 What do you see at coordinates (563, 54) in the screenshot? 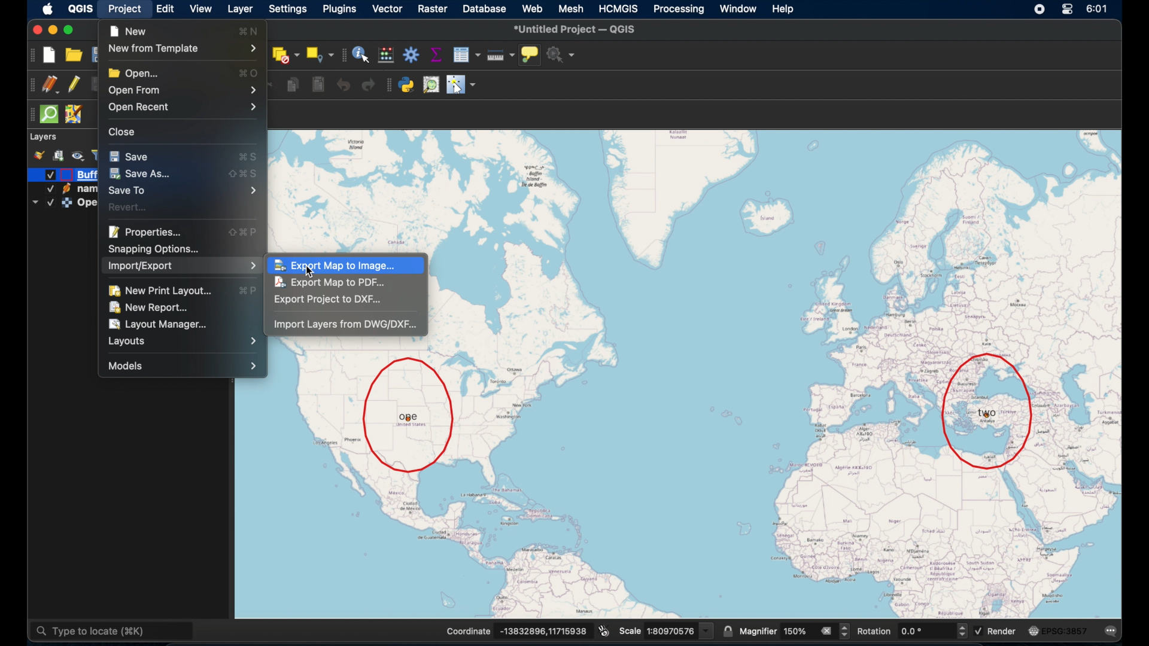
I see `no action selected` at bounding box center [563, 54].